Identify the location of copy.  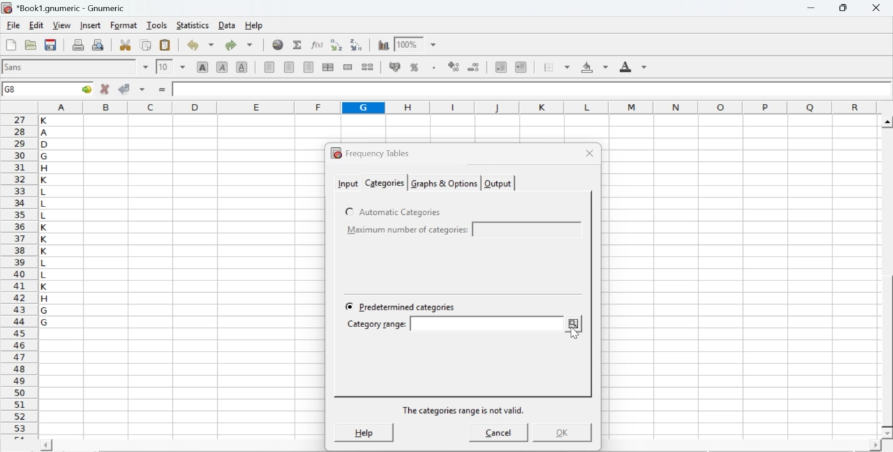
(147, 45).